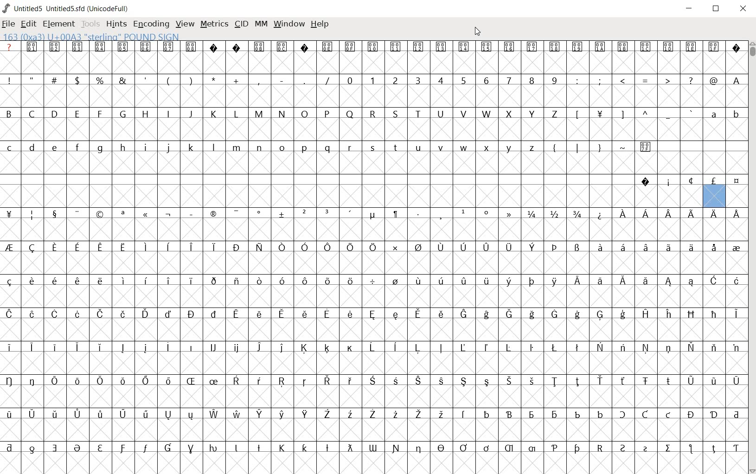 The width and height of the screenshot is (756, 474). Describe the element at coordinates (554, 414) in the screenshot. I see `Symbol` at that location.